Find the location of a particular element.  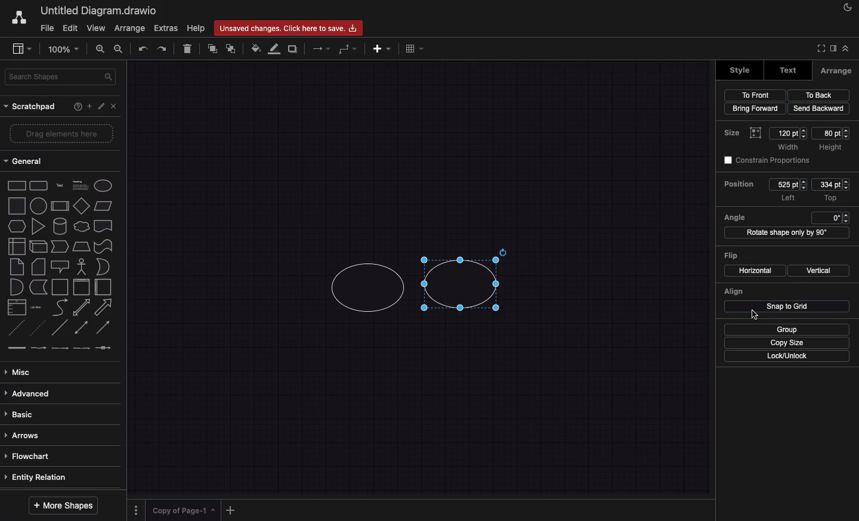

align is located at coordinates (733, 291).